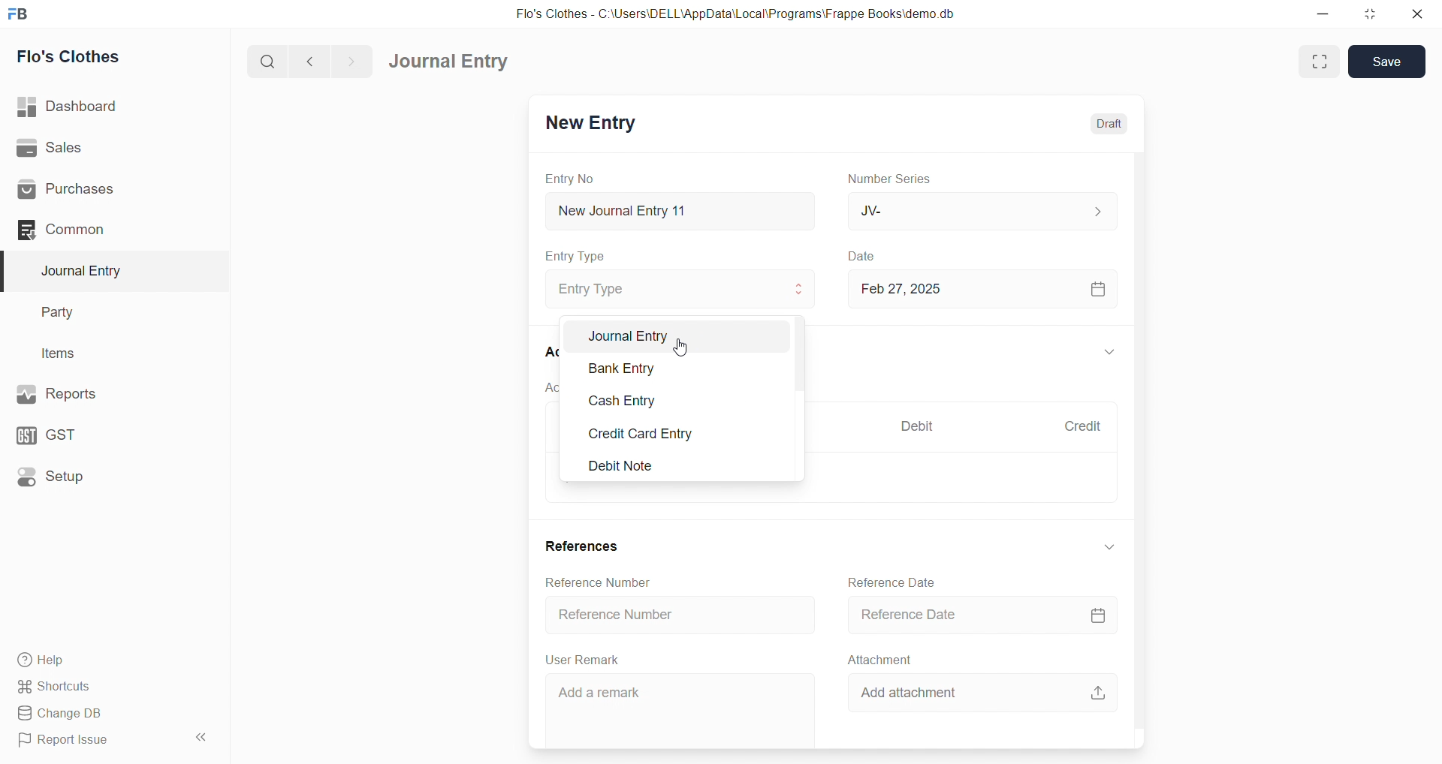 The height and width of the screenshot is (764, 1442). Describe the element at coordinates (77, 56) in the screenshot. I see `Flo's Clothes` at that location.